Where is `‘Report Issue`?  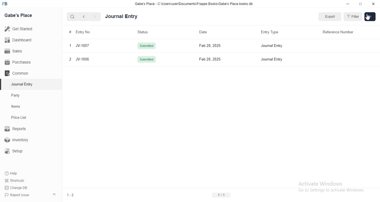
‘Report Issue is located at coordinates (16, 195).